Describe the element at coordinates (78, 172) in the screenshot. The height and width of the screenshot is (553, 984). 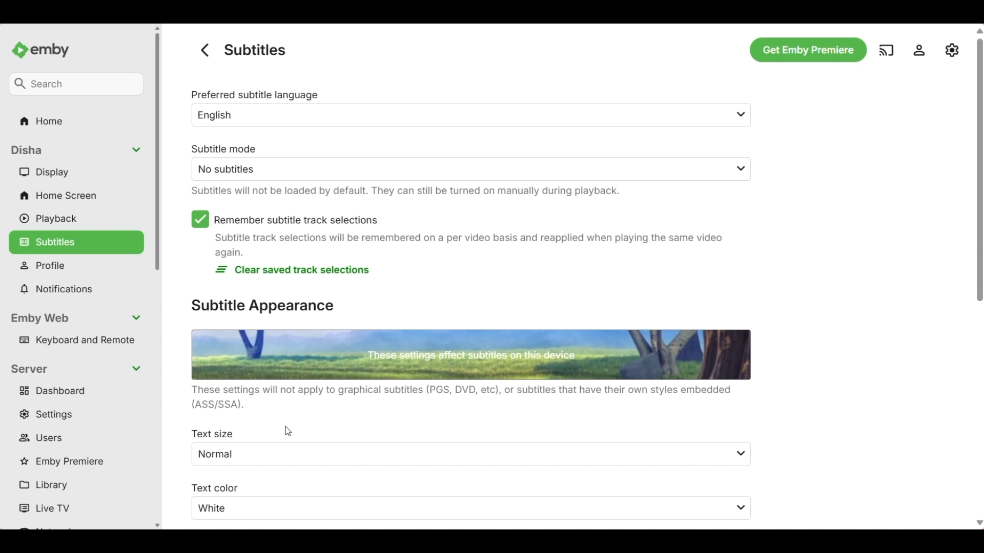
I see `Display` at that location.